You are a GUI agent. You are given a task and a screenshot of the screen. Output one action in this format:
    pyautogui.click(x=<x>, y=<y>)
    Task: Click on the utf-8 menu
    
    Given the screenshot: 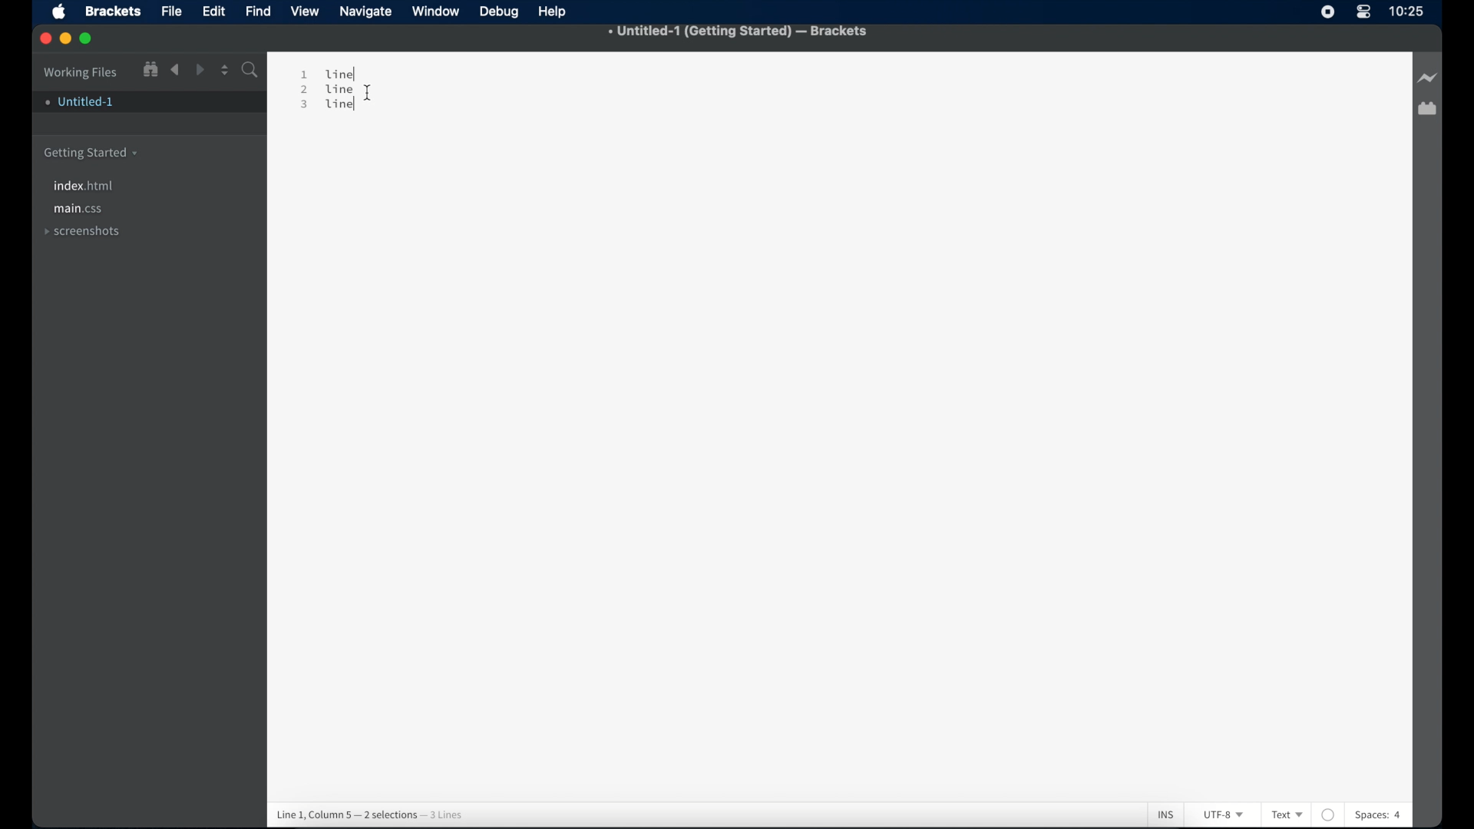 What is the action you would take?
    pyautogui.click(x=1224, y=814)
    